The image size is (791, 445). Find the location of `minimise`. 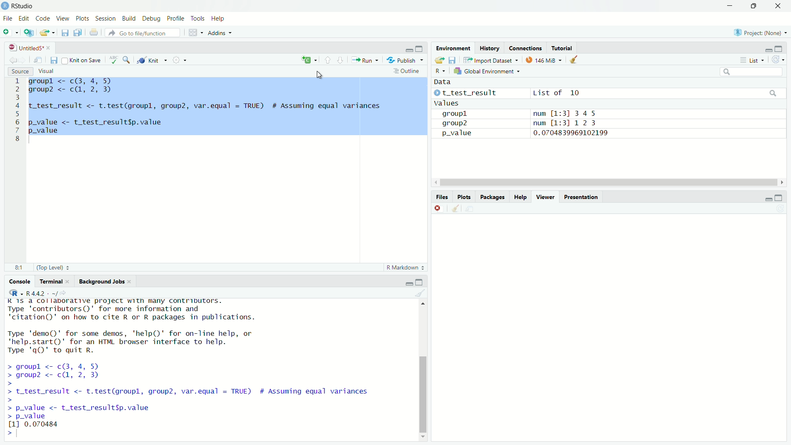

minimise is located at coordinates (768, 48).